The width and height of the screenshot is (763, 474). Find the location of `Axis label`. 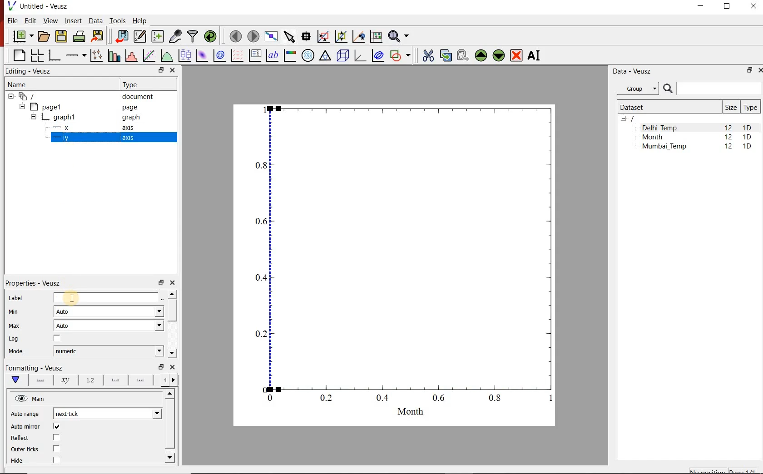

Axis label is located at coordinates (64, 380).